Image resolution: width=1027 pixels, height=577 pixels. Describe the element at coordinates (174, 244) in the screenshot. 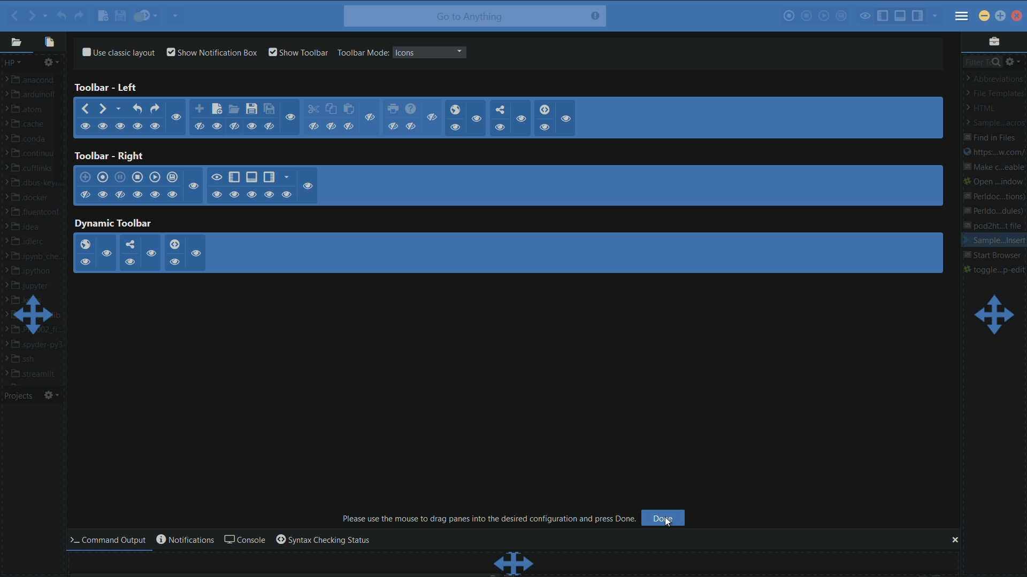

I see `jump to next syntax checking result` at that location.